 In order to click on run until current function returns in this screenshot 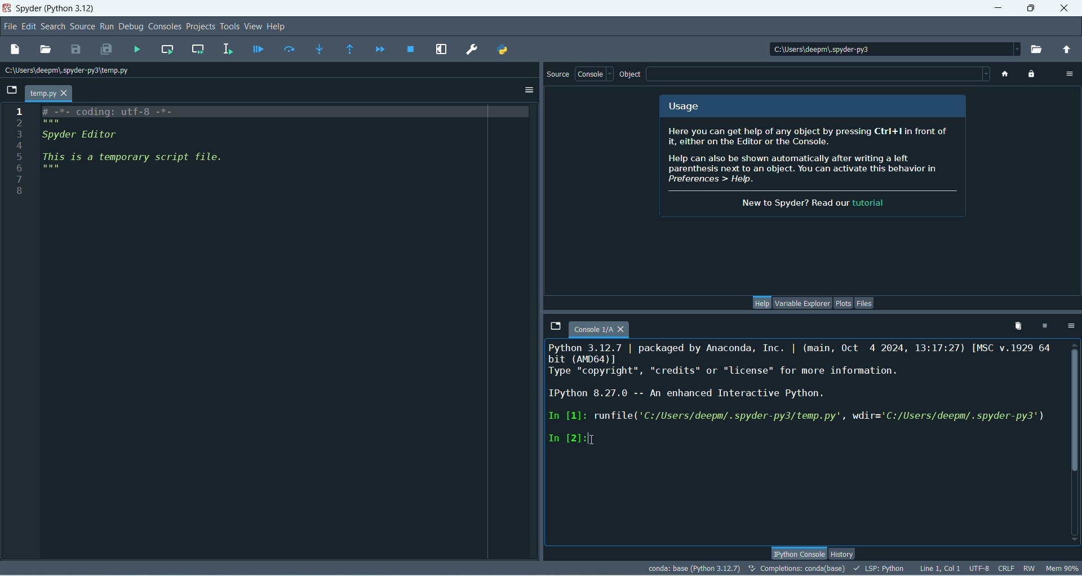, I will do `click(350, 50)`.